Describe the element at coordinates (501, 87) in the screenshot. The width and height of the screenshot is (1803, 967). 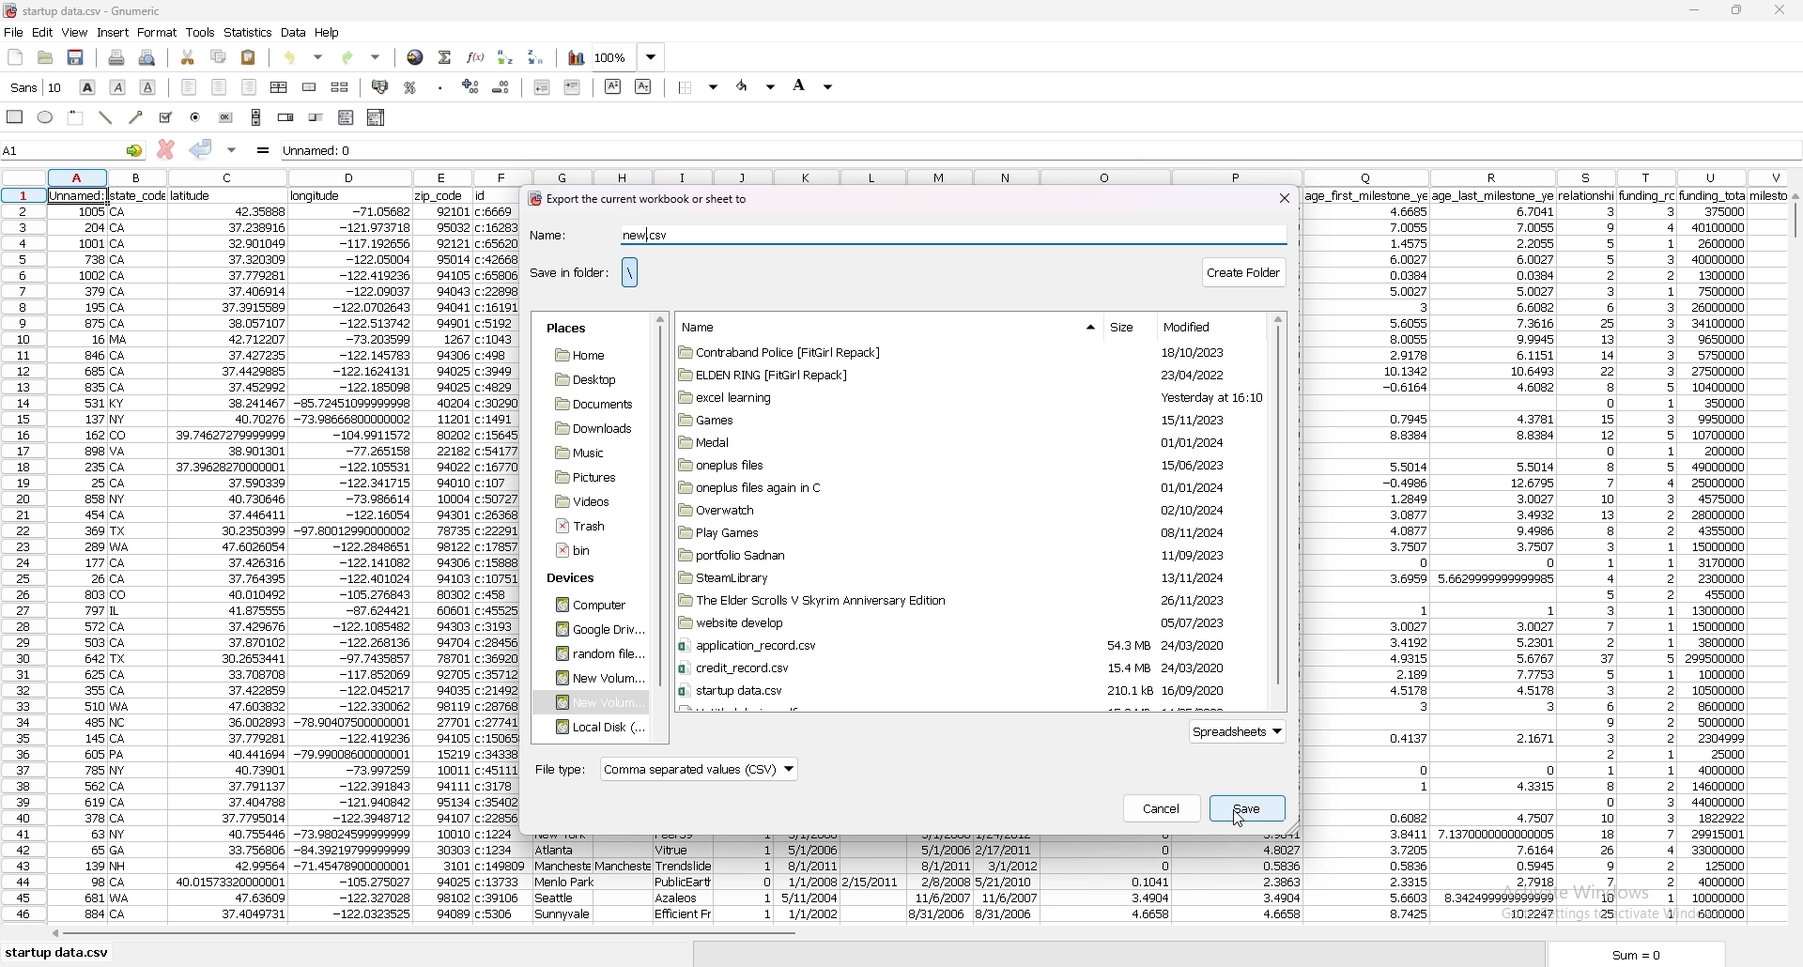
I see `decrease decimals` at that location.